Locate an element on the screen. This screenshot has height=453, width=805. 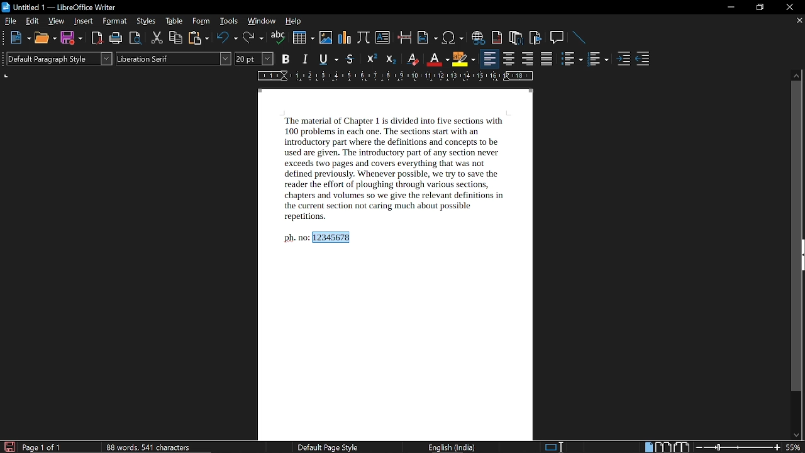
save is located at coordinates (71, 38).